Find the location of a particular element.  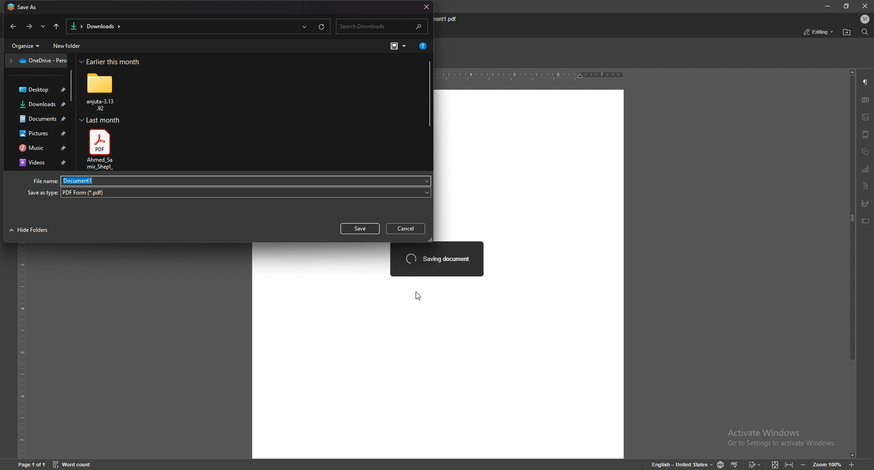

close is located at coordinates (865, 7).